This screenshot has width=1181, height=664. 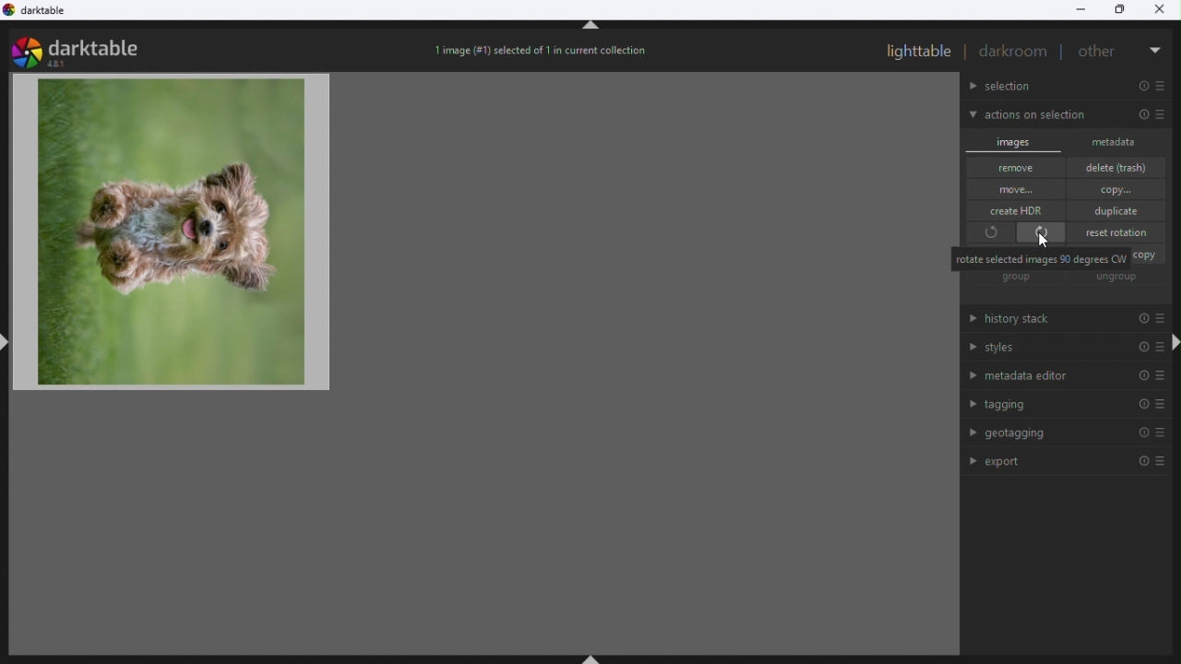 I want to click on More options, so click(x=1156, y=46).